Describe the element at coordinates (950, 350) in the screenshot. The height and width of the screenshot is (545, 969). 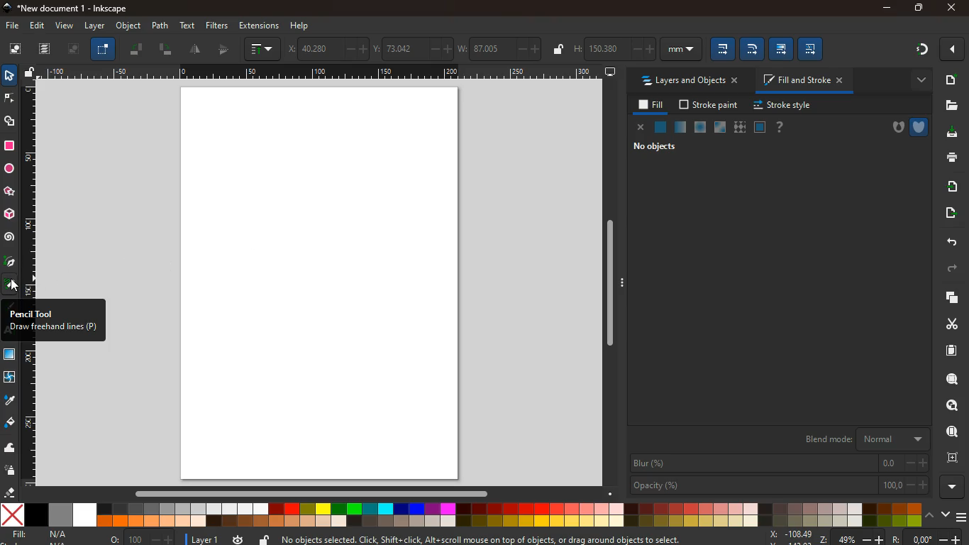
I see `paper` at that location.